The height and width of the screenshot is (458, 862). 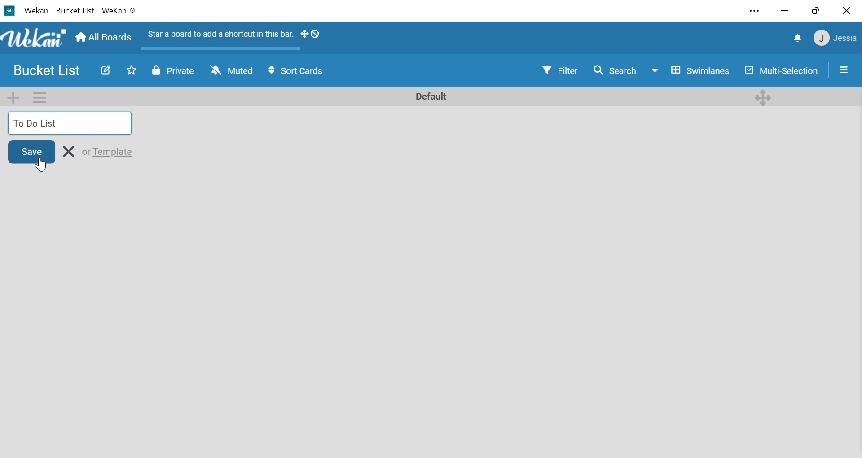 I want to click on Add Swimlanes, so click(x=15, y=97).